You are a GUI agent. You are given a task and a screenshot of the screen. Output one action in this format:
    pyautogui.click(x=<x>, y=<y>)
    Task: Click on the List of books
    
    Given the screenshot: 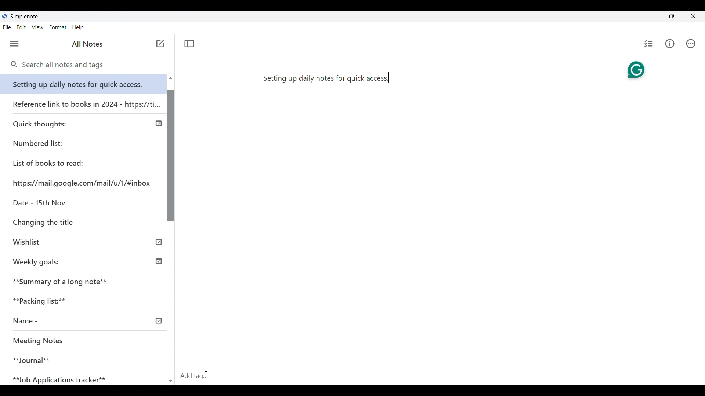 What is the action you would take?
    pyautogui.click(x=49, y=162)
    